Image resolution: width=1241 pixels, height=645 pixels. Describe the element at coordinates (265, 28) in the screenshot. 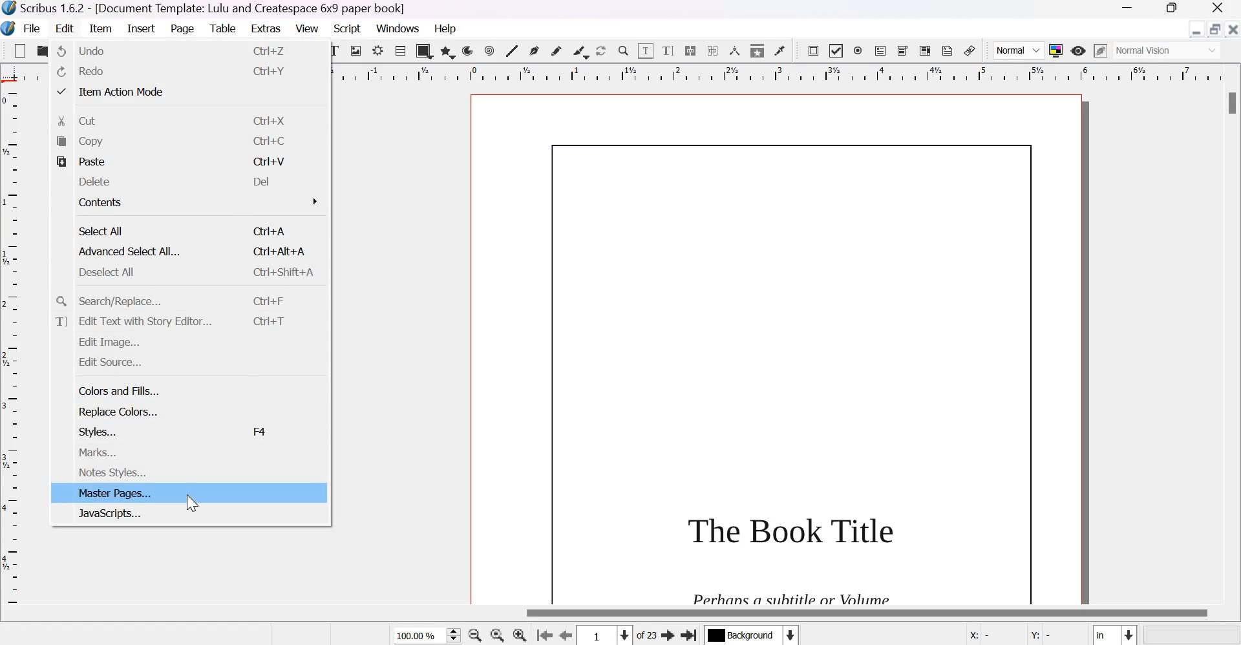

I see `Extras` at that location.